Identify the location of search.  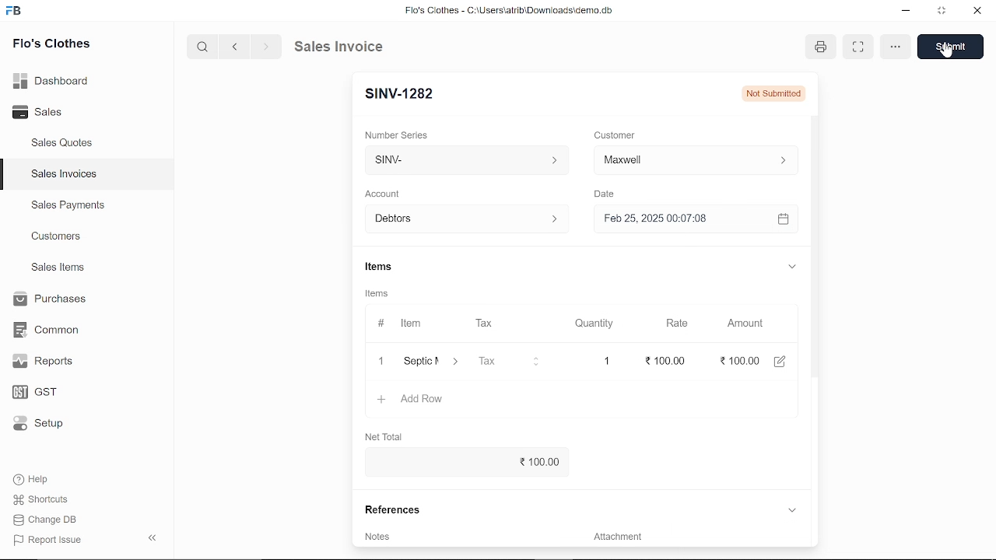
(205, 47).